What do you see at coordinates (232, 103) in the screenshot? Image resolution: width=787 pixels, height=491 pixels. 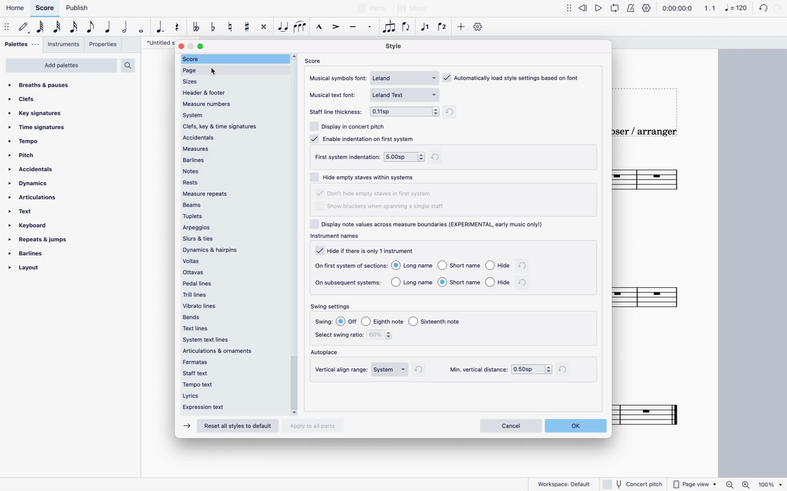 I see `measure numbers` at bounding box center [232, 103].